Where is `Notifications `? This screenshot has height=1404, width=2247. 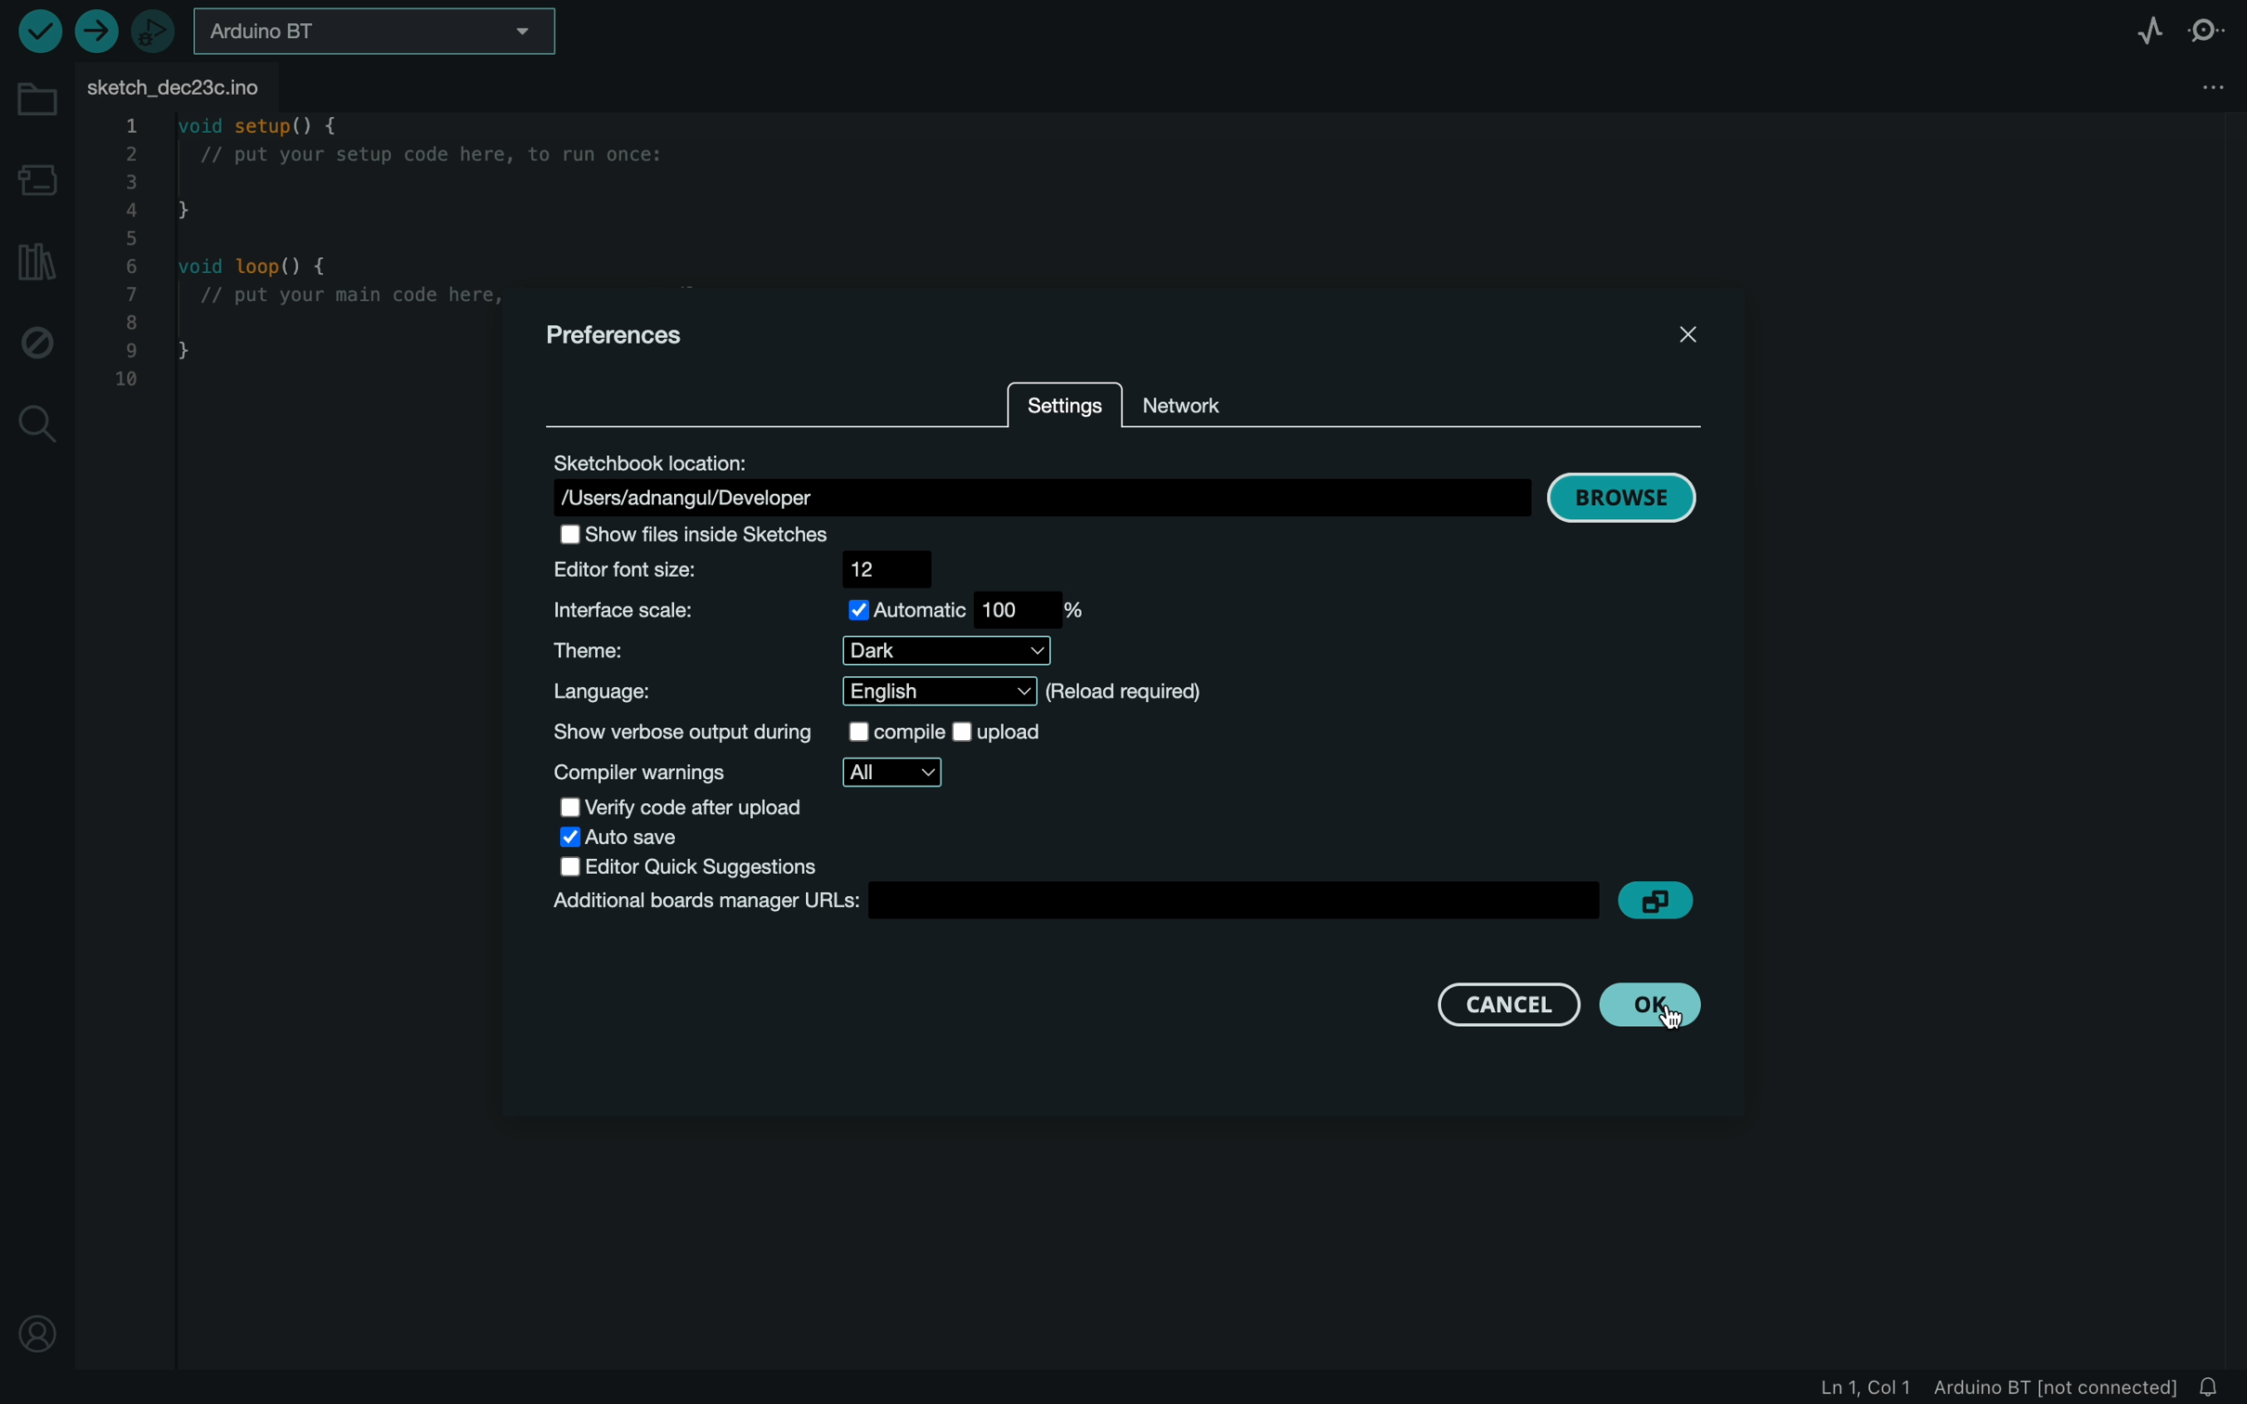 Notifications  is located at coordinates (2216, 1384).